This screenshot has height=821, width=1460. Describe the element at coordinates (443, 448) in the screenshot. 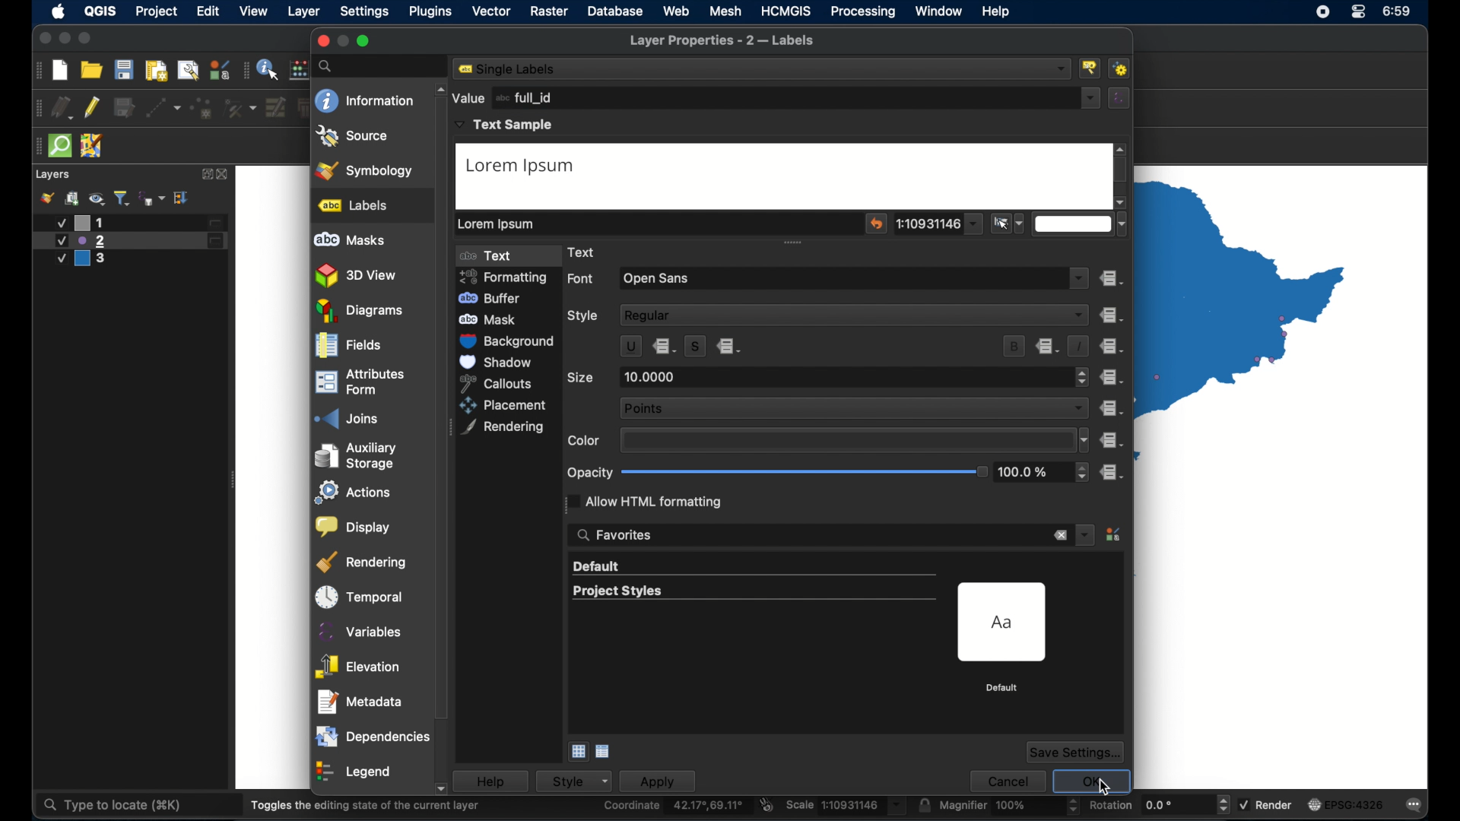

I see `scroll box` at that location.